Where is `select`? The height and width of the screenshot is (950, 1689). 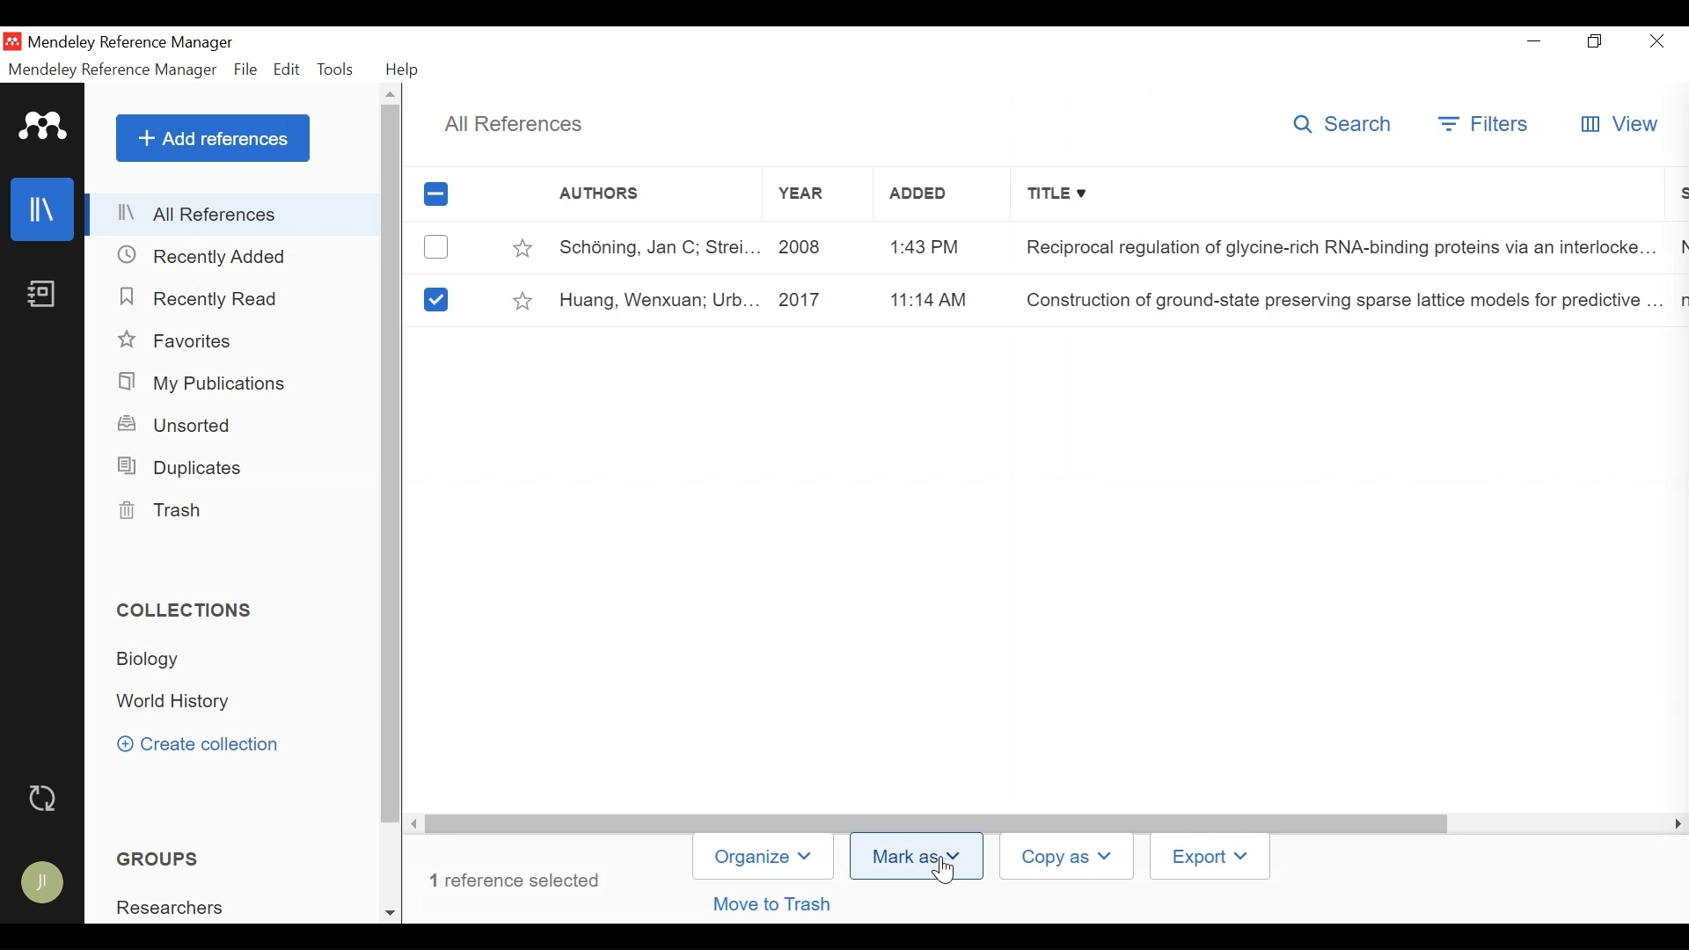 select is located at coordinates (435, 298).